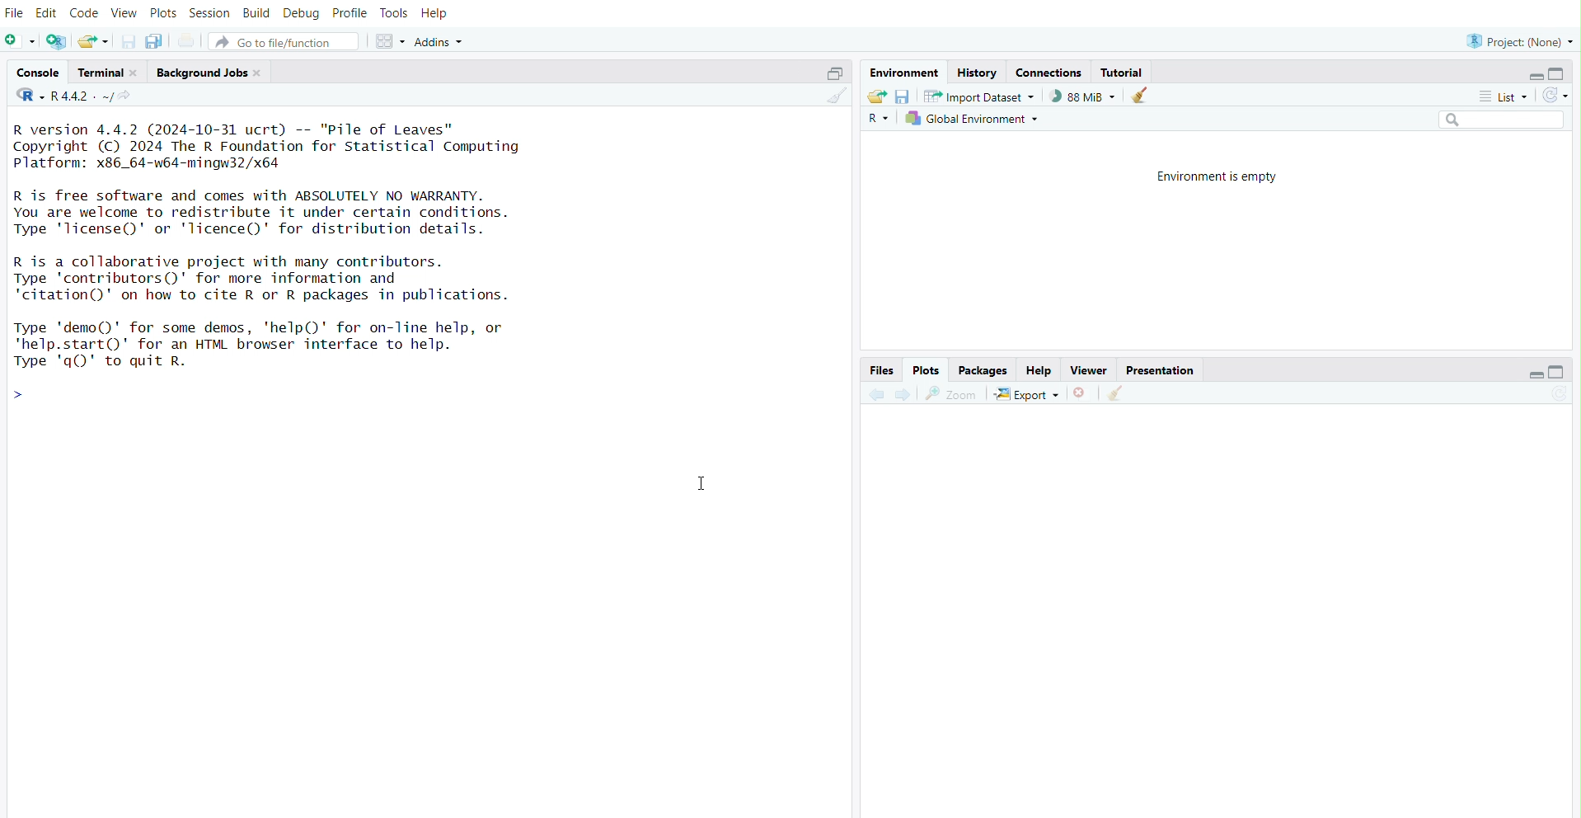 This screenshot has height=818, width=1581. What do you see at coordinates (833, 70) in the screenshot?
I see `maximize` at bounding box center [833, 70].